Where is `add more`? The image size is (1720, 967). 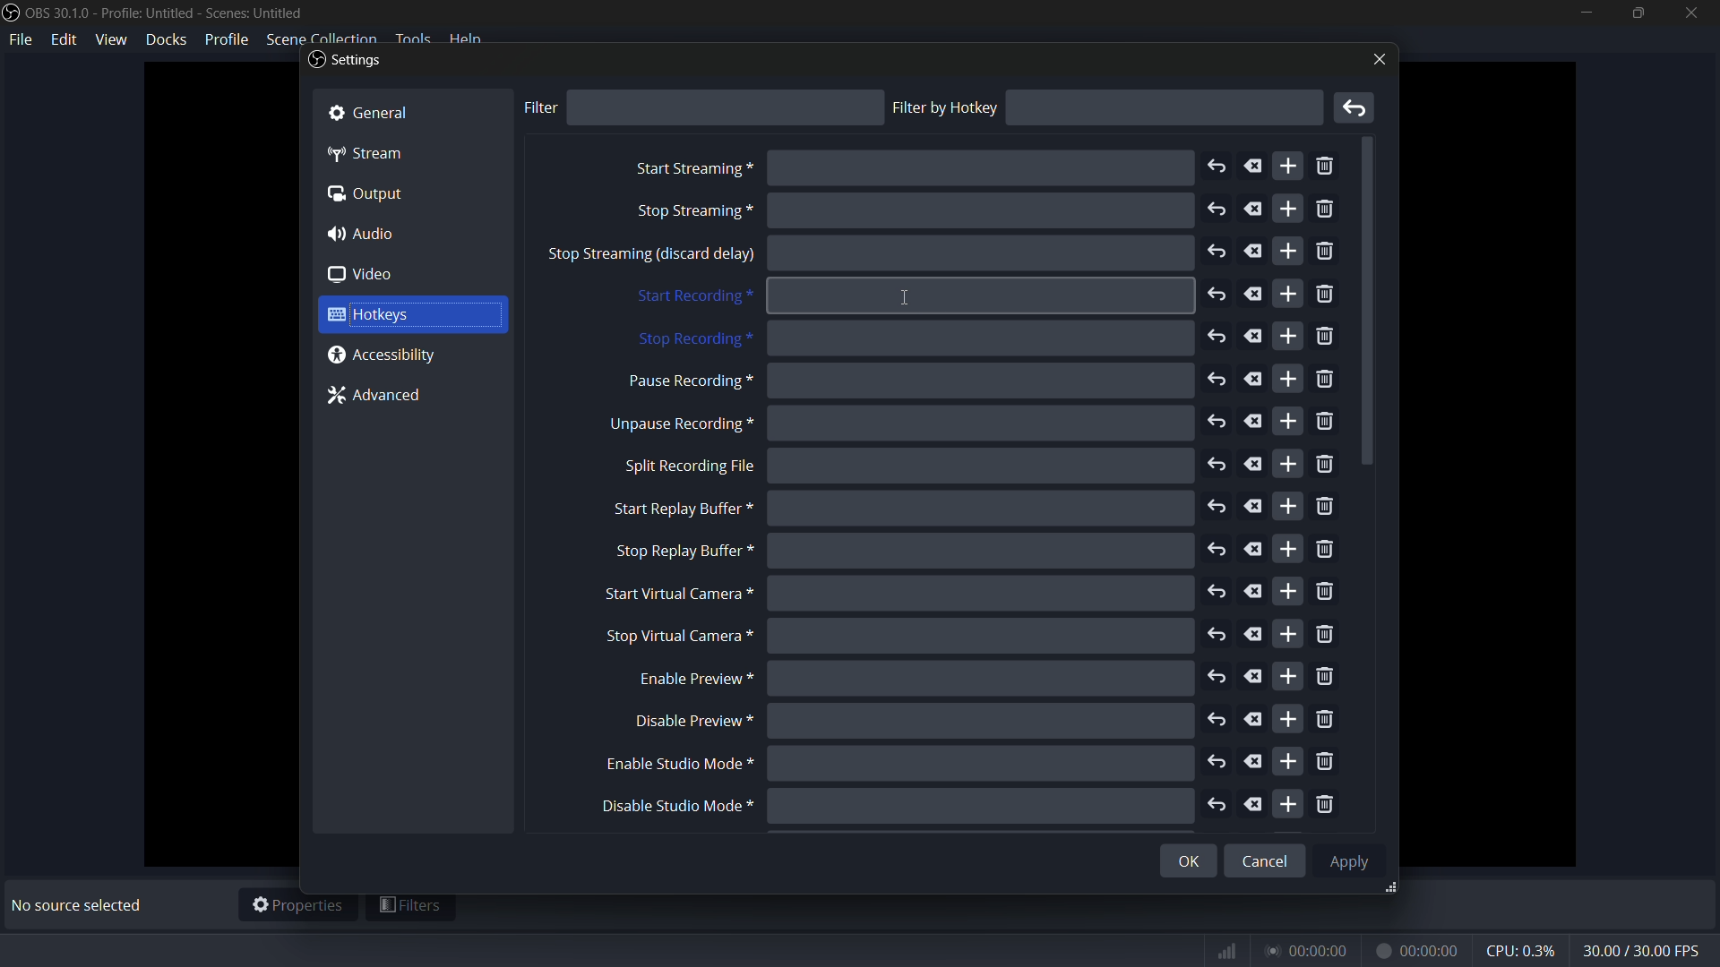
add more is located at coordinates (1290, 295).